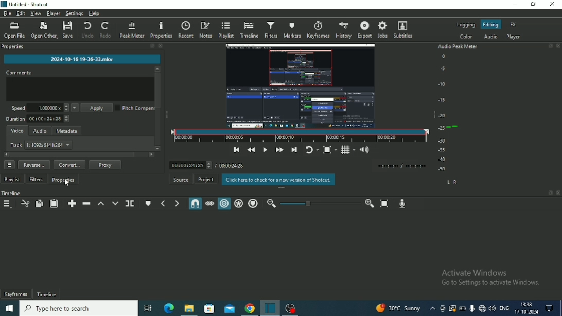 This screenshot has height=316, width=562. Describe the element at coordinates (265, 150) in the screenshot. I see `Toggle play or pause` at that location.